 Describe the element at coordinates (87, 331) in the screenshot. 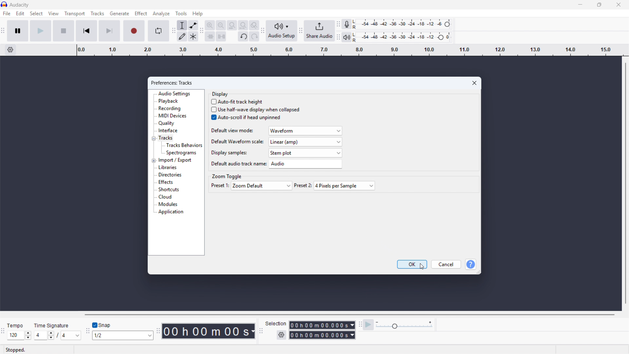

I see `snapping toolbar` at that location.